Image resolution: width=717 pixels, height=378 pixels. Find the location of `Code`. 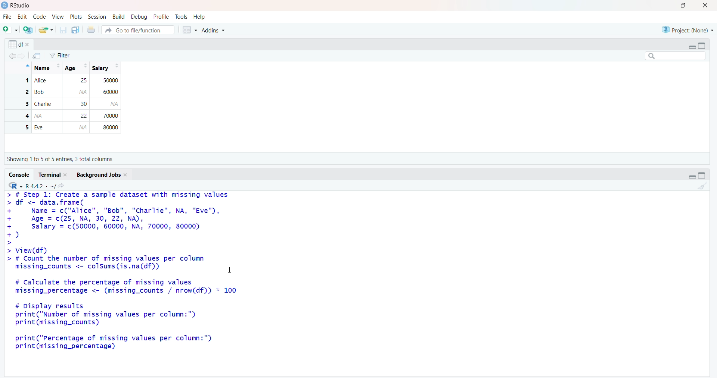

Code is located at coordinates (38, 17).